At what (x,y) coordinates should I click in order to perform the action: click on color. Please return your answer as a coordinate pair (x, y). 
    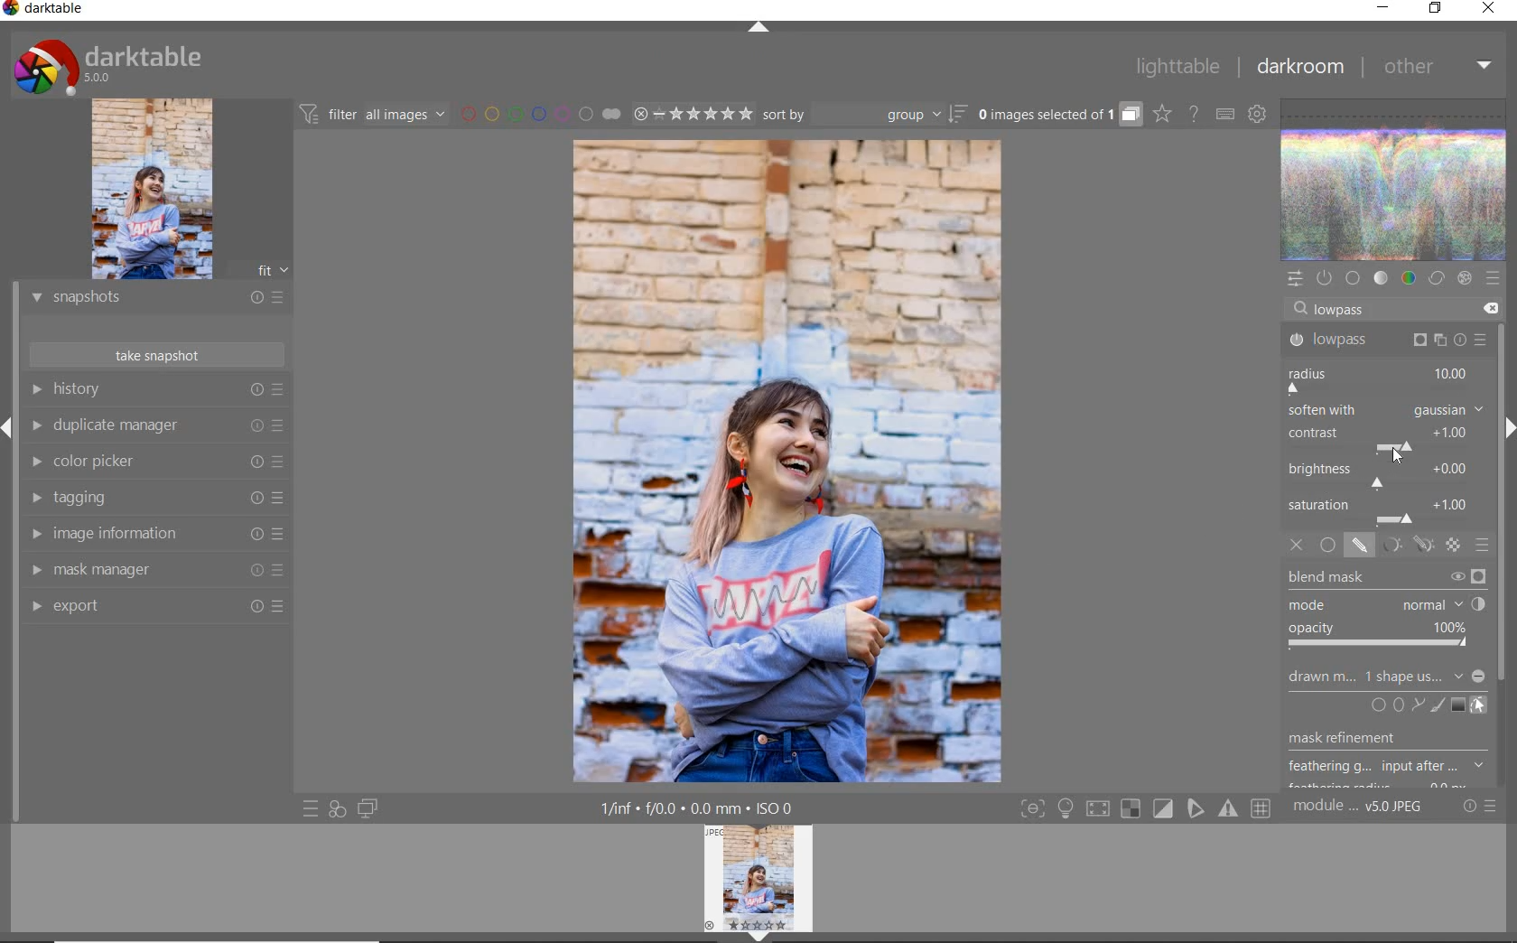
    Looking at the image, I should click on (1408, 279).